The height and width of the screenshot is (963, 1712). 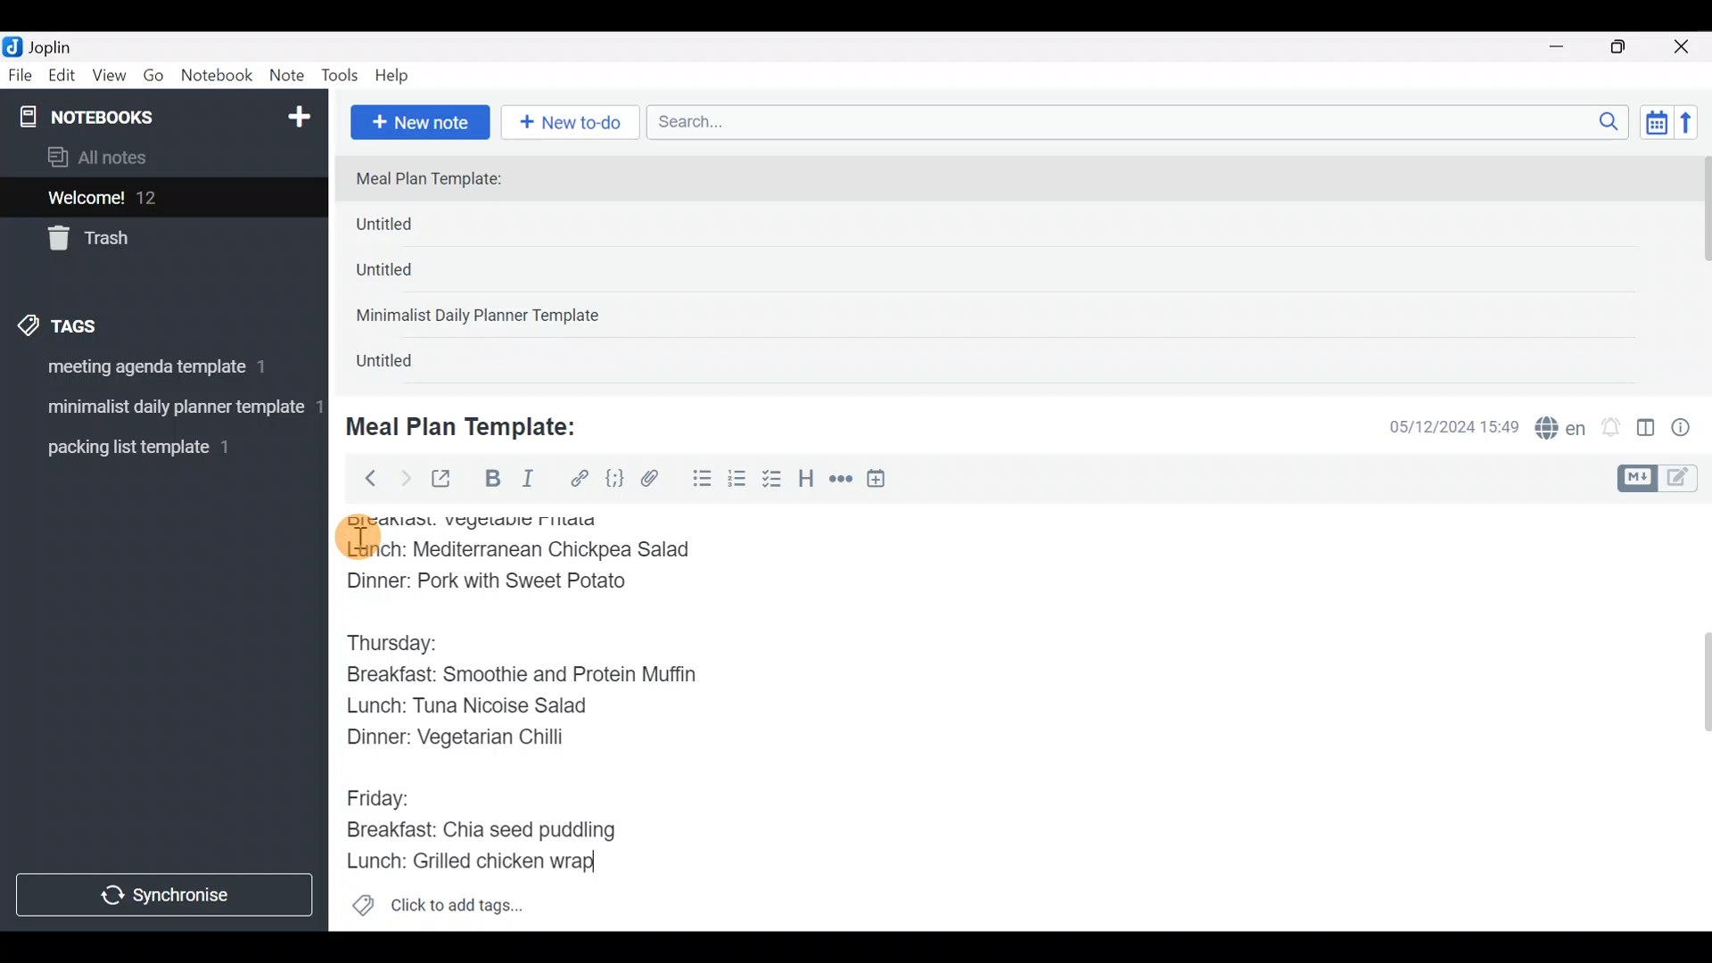 What do you see at coordinates (737, 482) in the screenshot?
I see `Numbered list` at bounding box center [737, 482].